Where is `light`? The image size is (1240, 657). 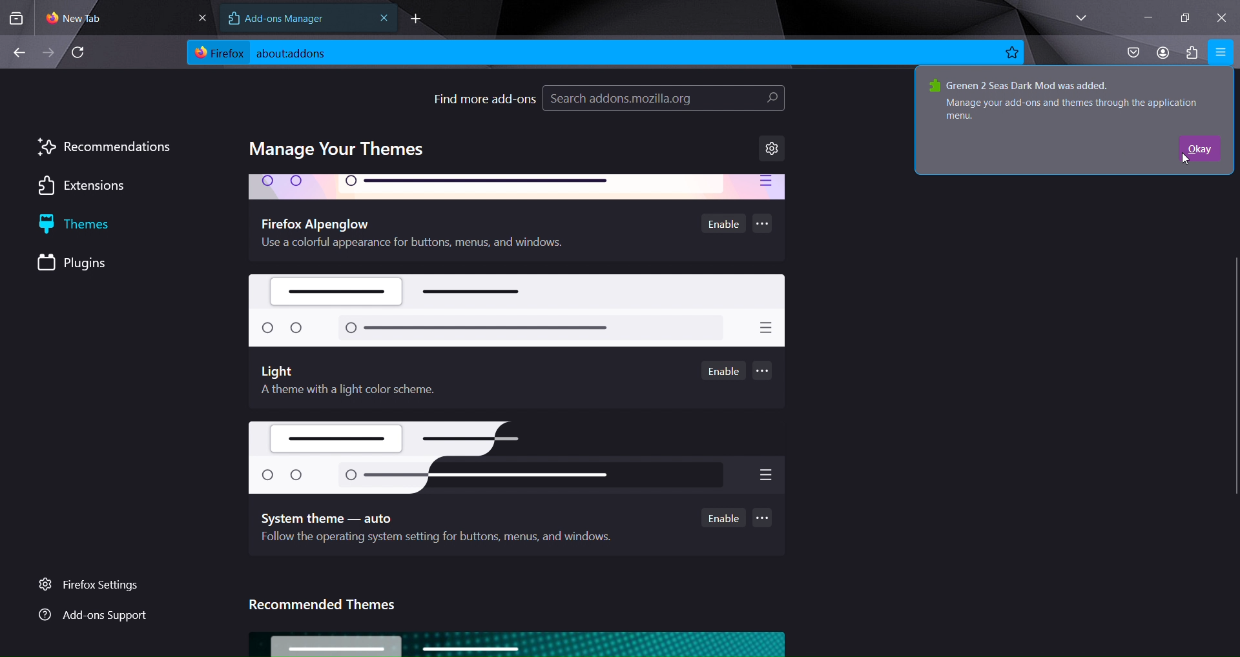 light is located at coordinates (519, 310).